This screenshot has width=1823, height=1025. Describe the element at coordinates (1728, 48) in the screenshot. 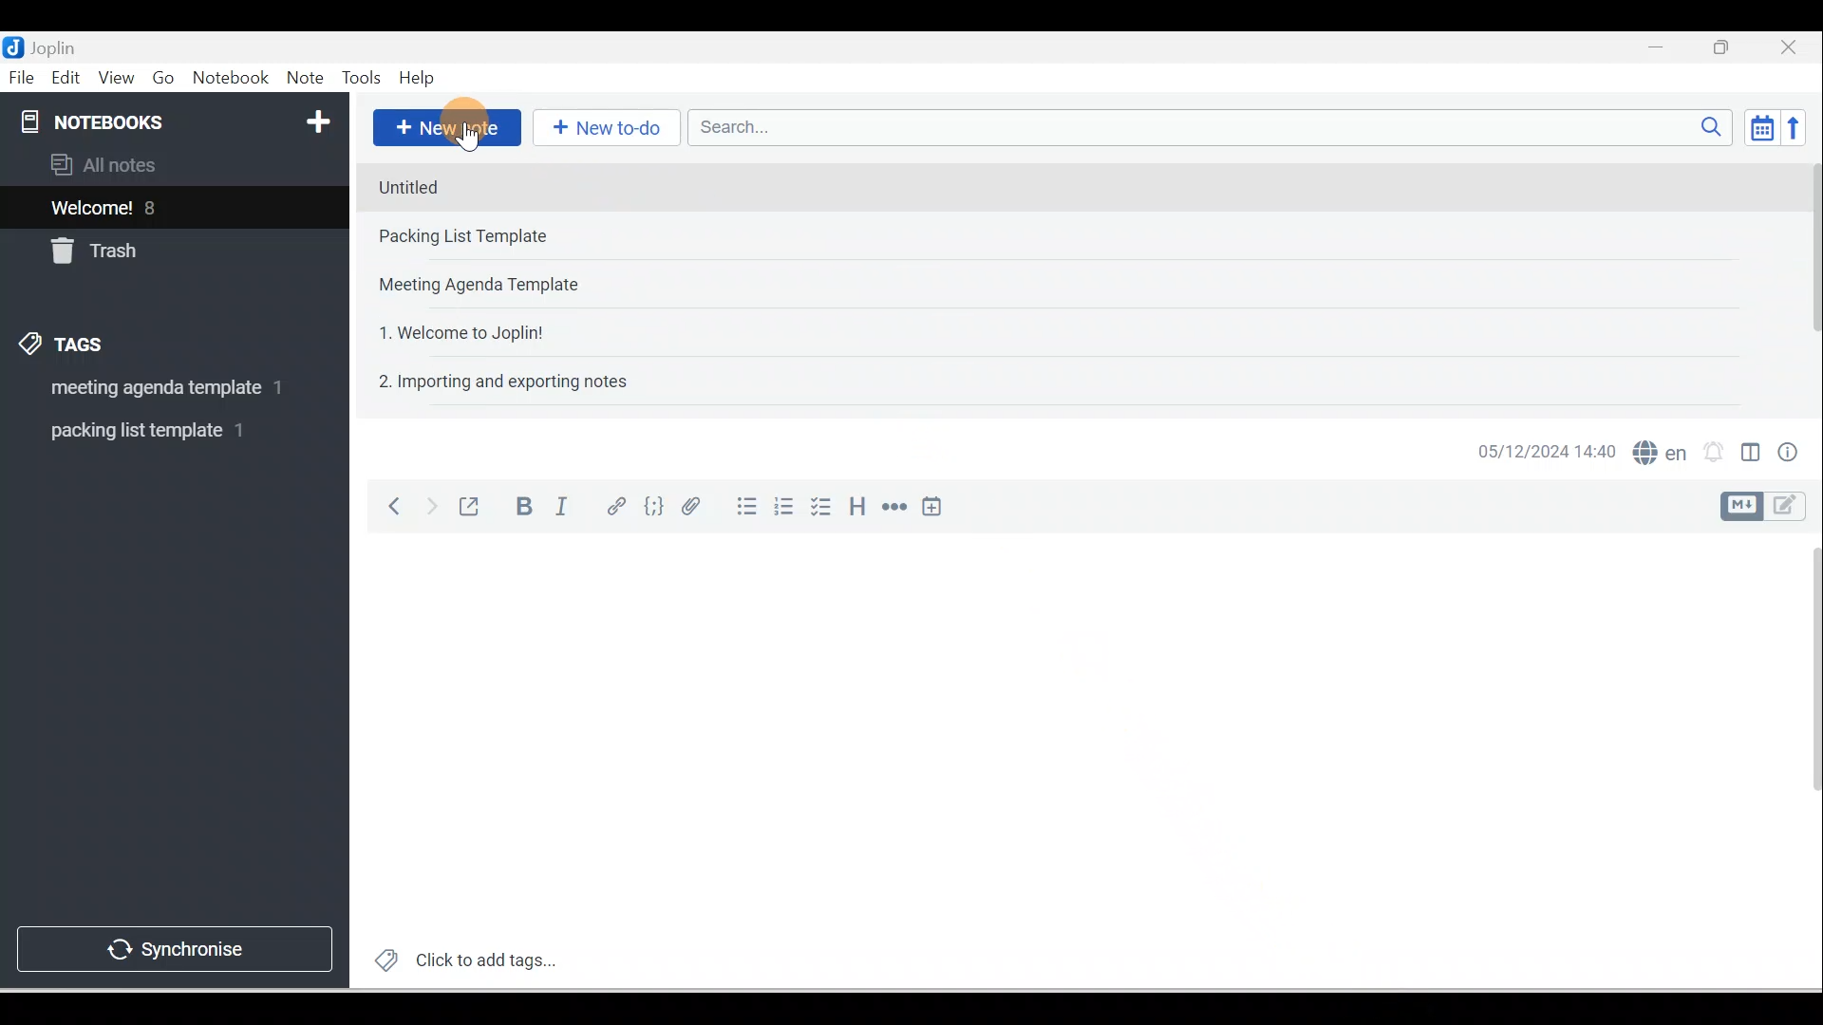

I see `Maximise` at that location.